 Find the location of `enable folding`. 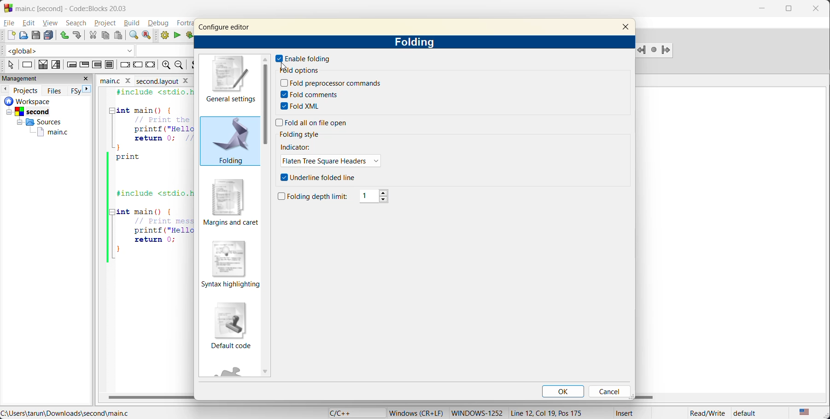

enable folding is located at coordinates (304, 57).